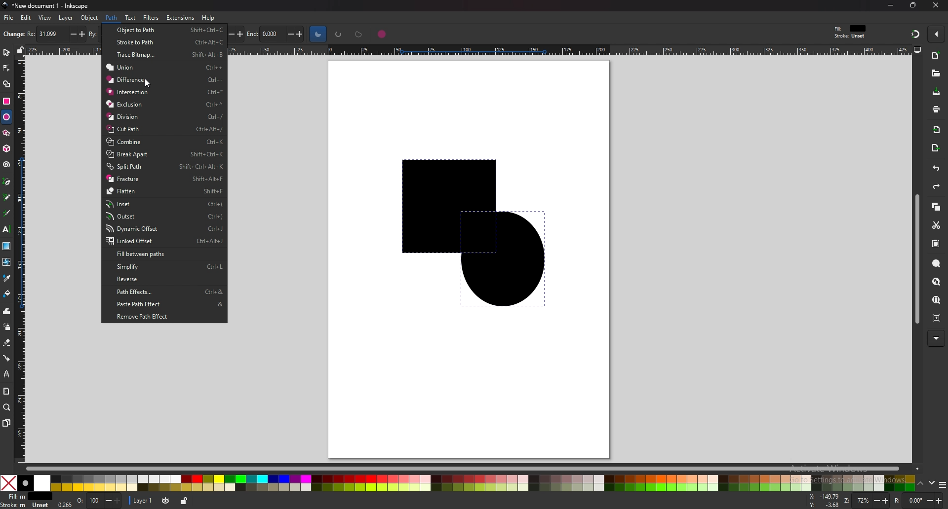  I want to click on text, so click(130, 17).